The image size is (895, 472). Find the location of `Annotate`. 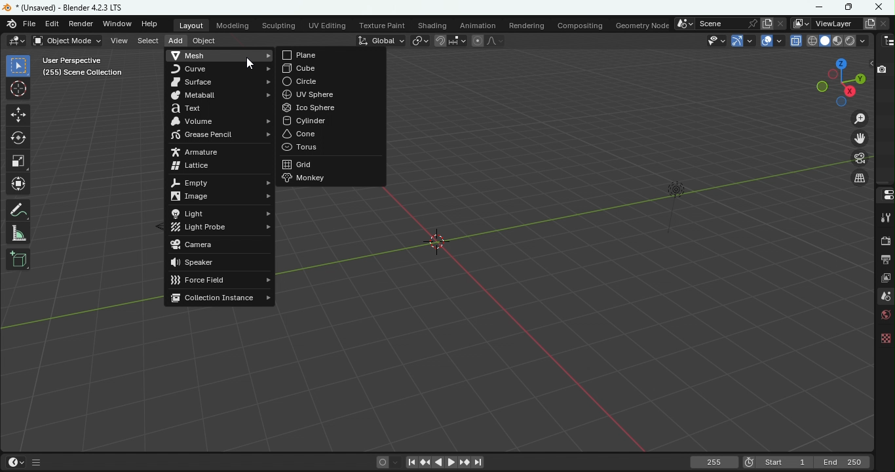

Annotate is located at coordinates (20, 209).